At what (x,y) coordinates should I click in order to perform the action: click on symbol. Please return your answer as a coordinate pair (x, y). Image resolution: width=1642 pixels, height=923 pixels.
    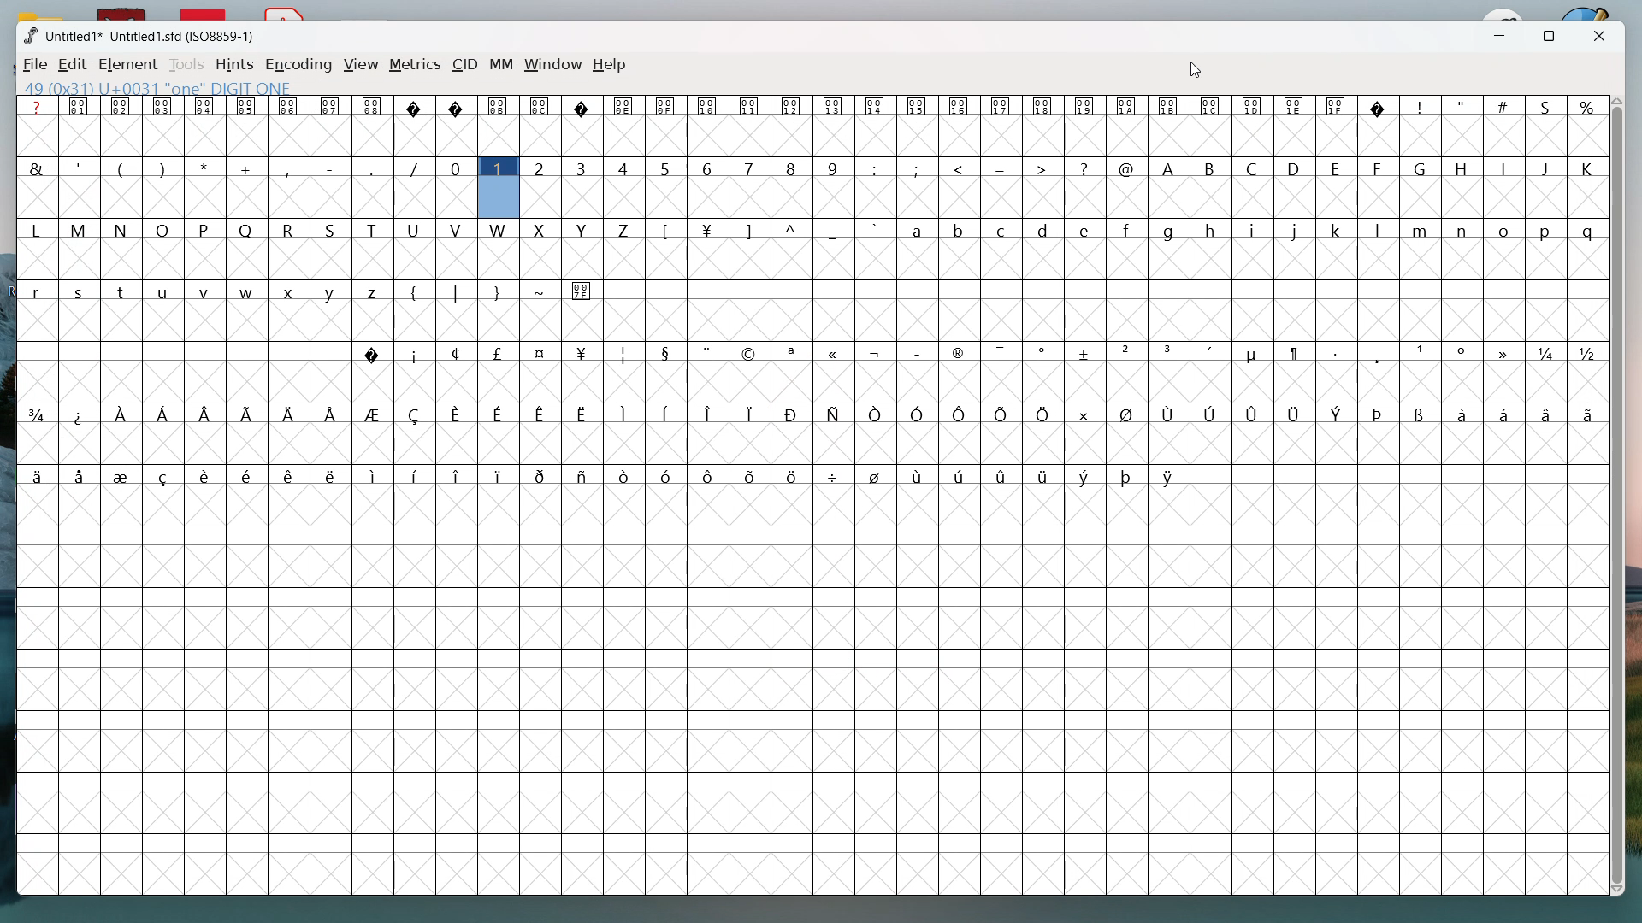
    Looking at the image, I should click on (209, 477).